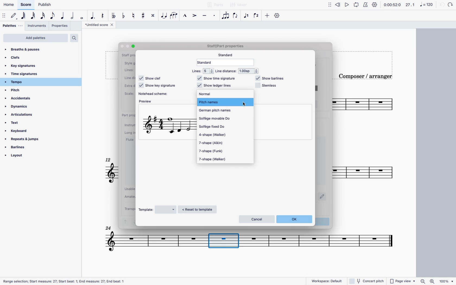 This screenshot has height=285, width=456. Describe the element at coordinates (346, 5) in the screenshot. I see `play` at that location.